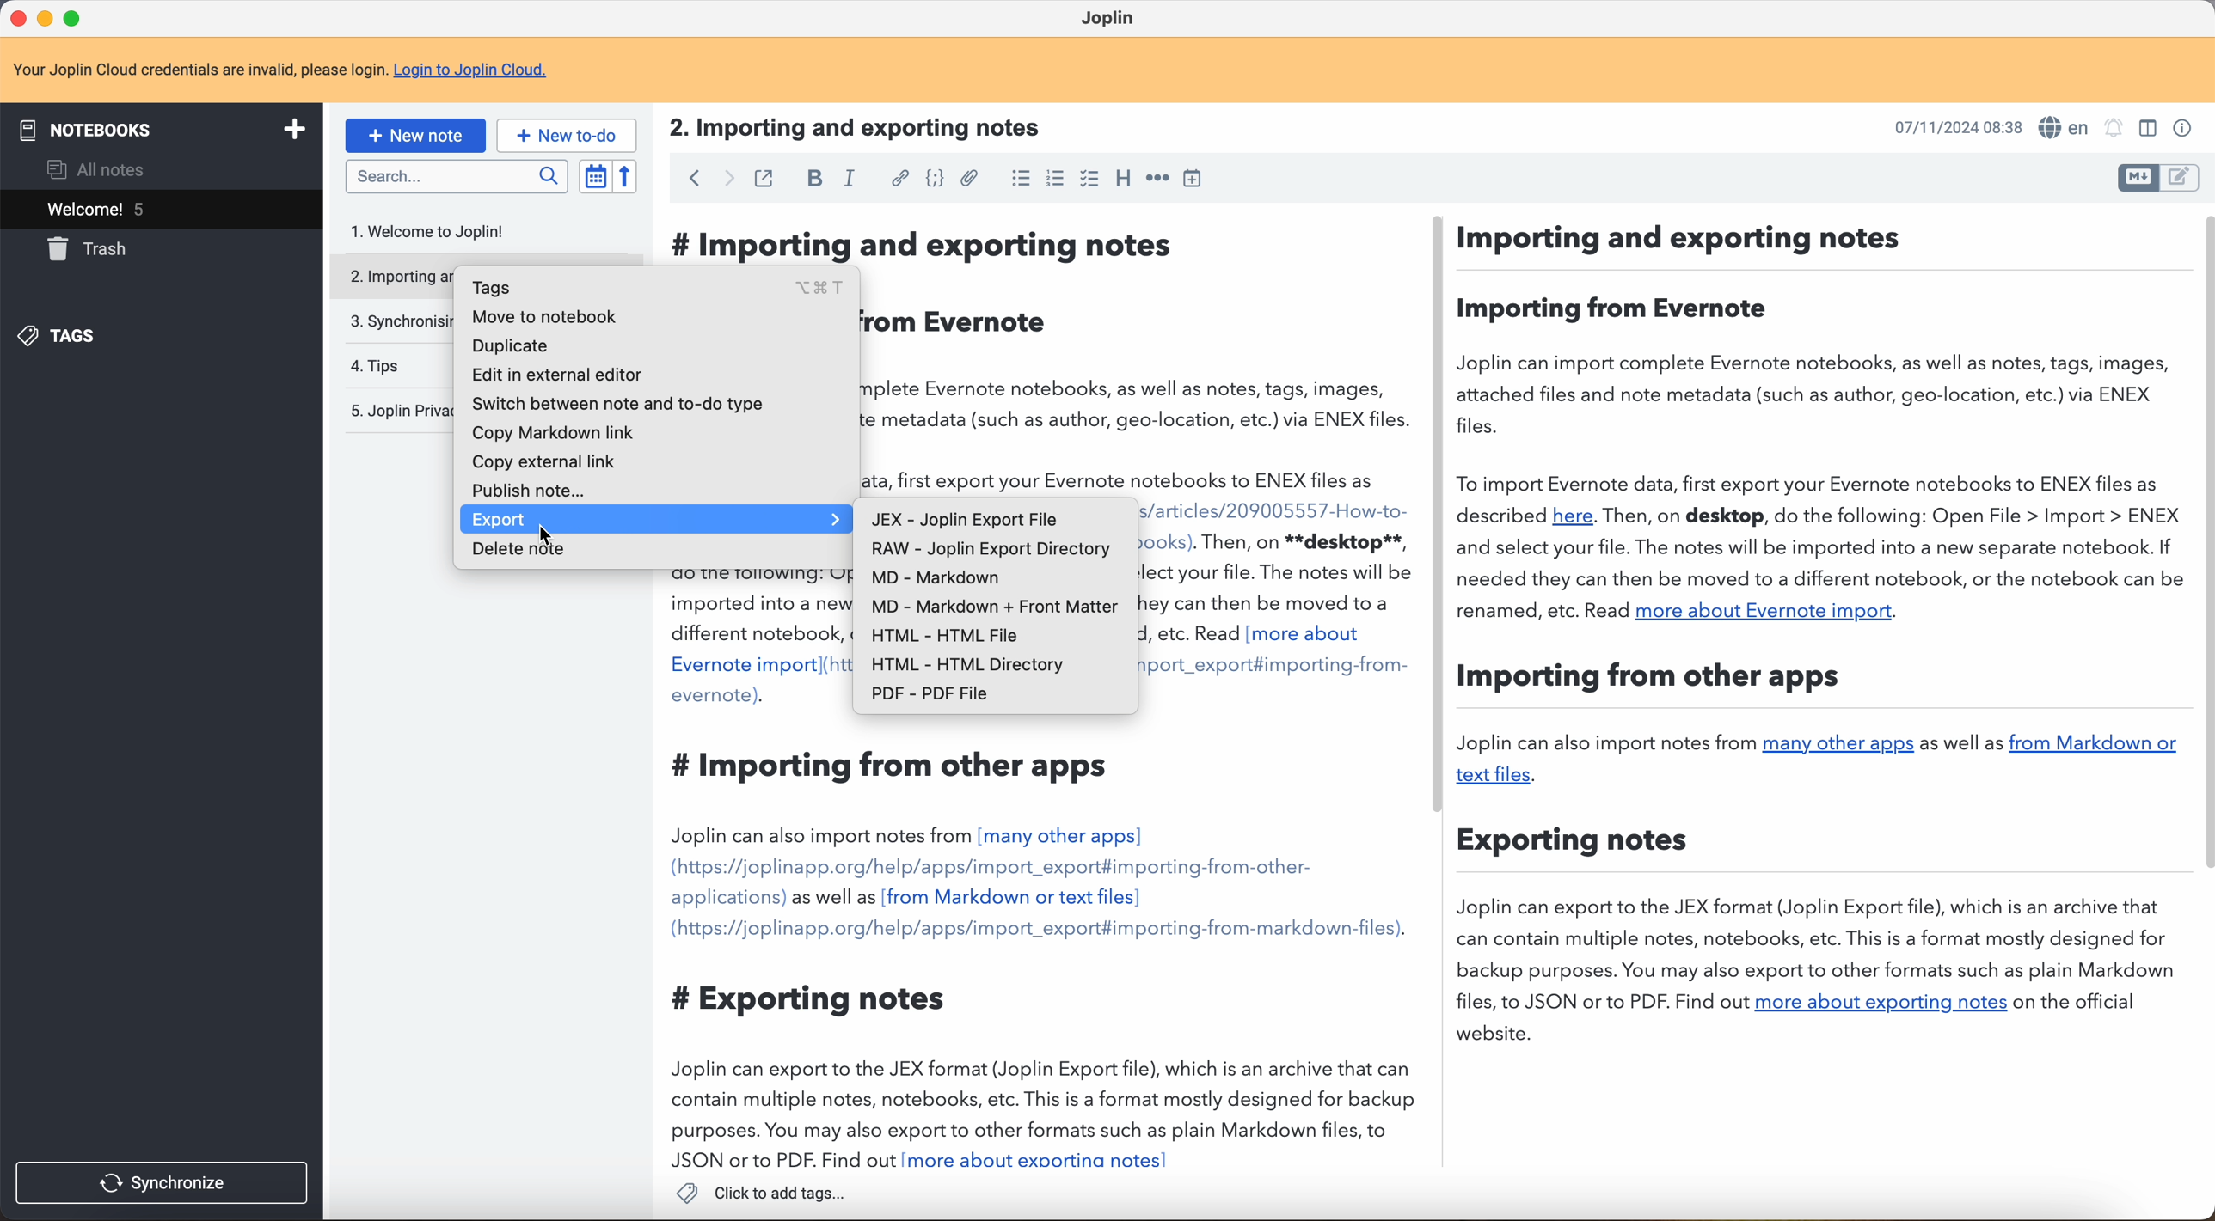 The width and height of the screenshot is (2215, 1221). What do you see at coordinates (1197, 180) in the screenshot?
I see `insert time` at bounding box center [1197, 180].